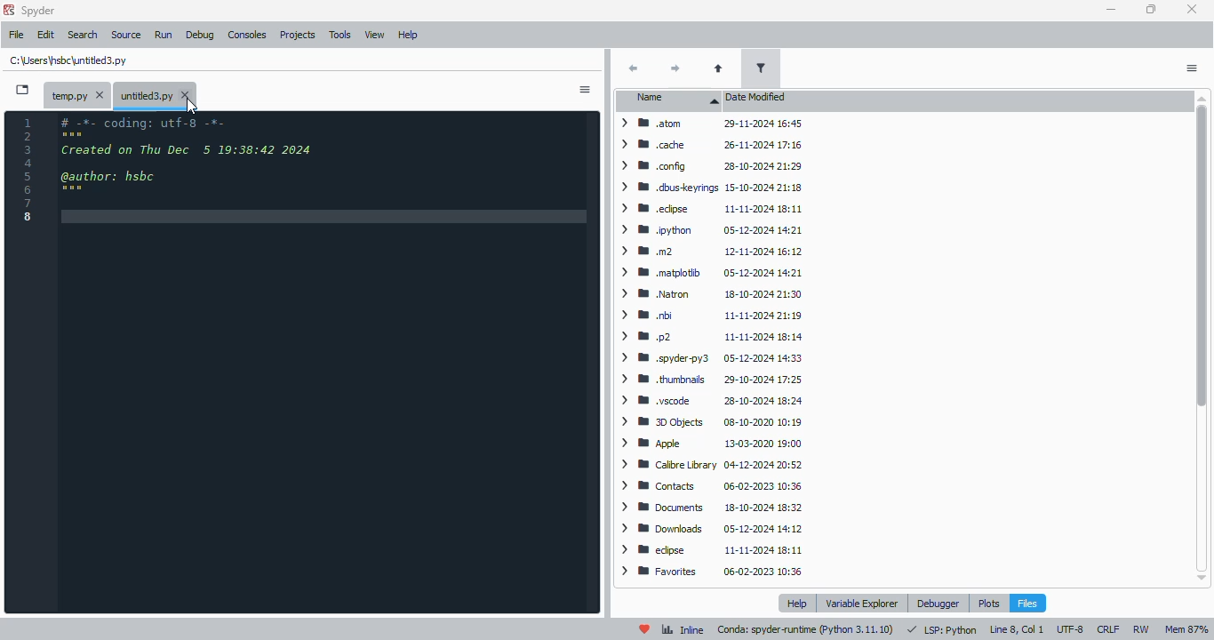 The image size is (1214, 640). What do you see at coordinates (1070, 628) in the screenshot?
I see `UTF-8` at bounding box center [1070, 628].